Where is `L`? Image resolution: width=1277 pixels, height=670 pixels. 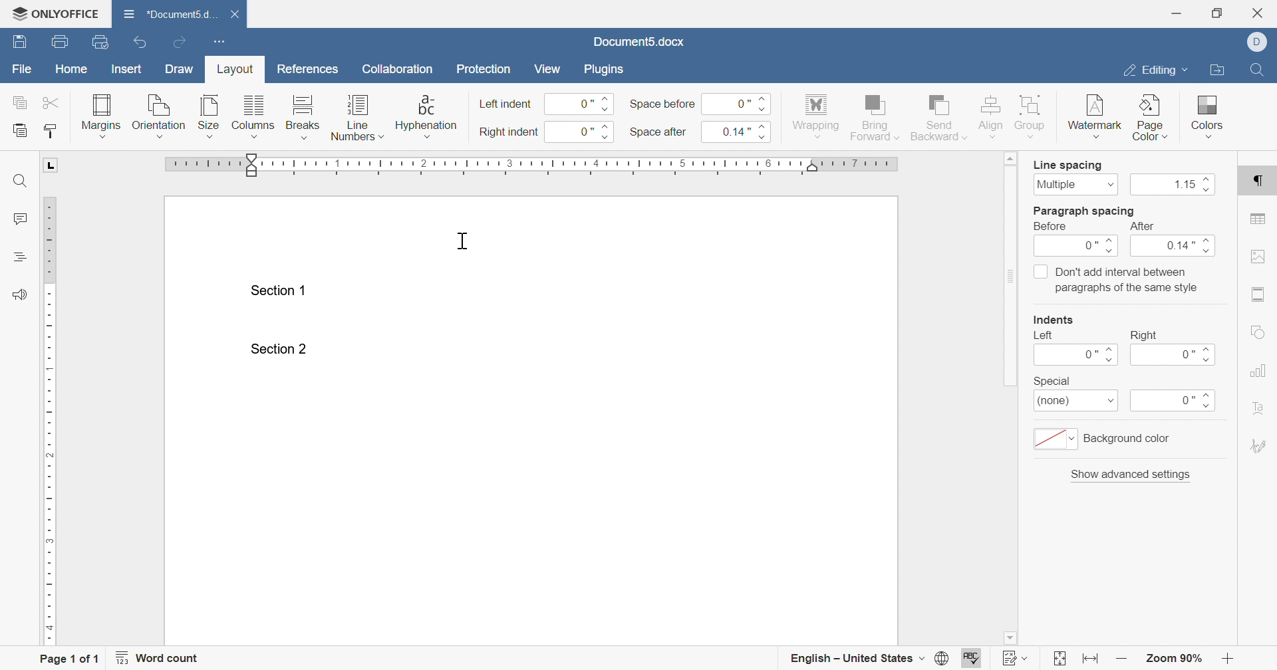
L is located at coordinates (52, 166).